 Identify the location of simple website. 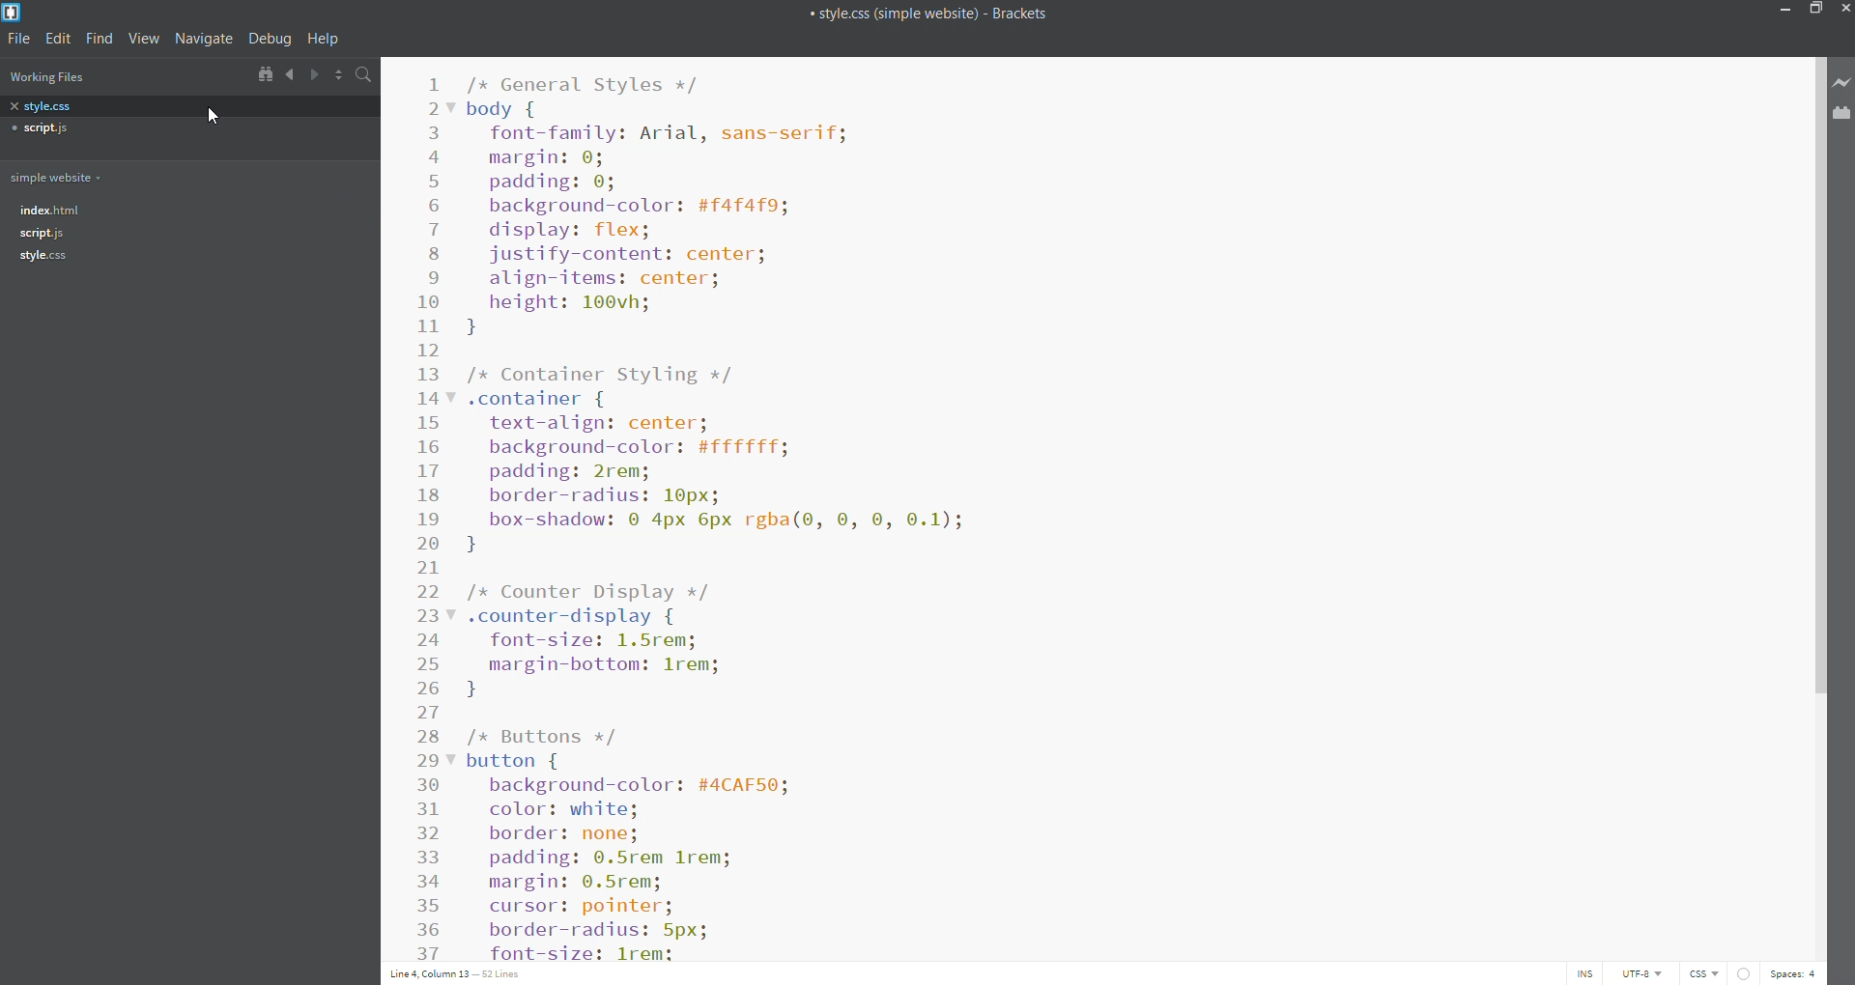
(62, 178).